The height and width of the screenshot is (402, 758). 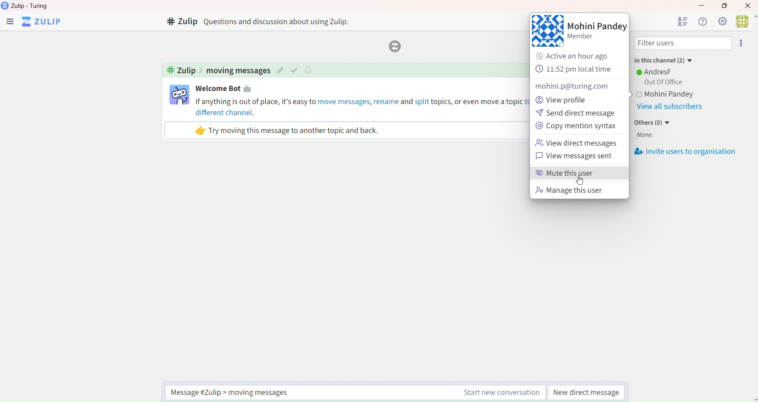 I want to click on # Zulip, so click(x=181, y=22).